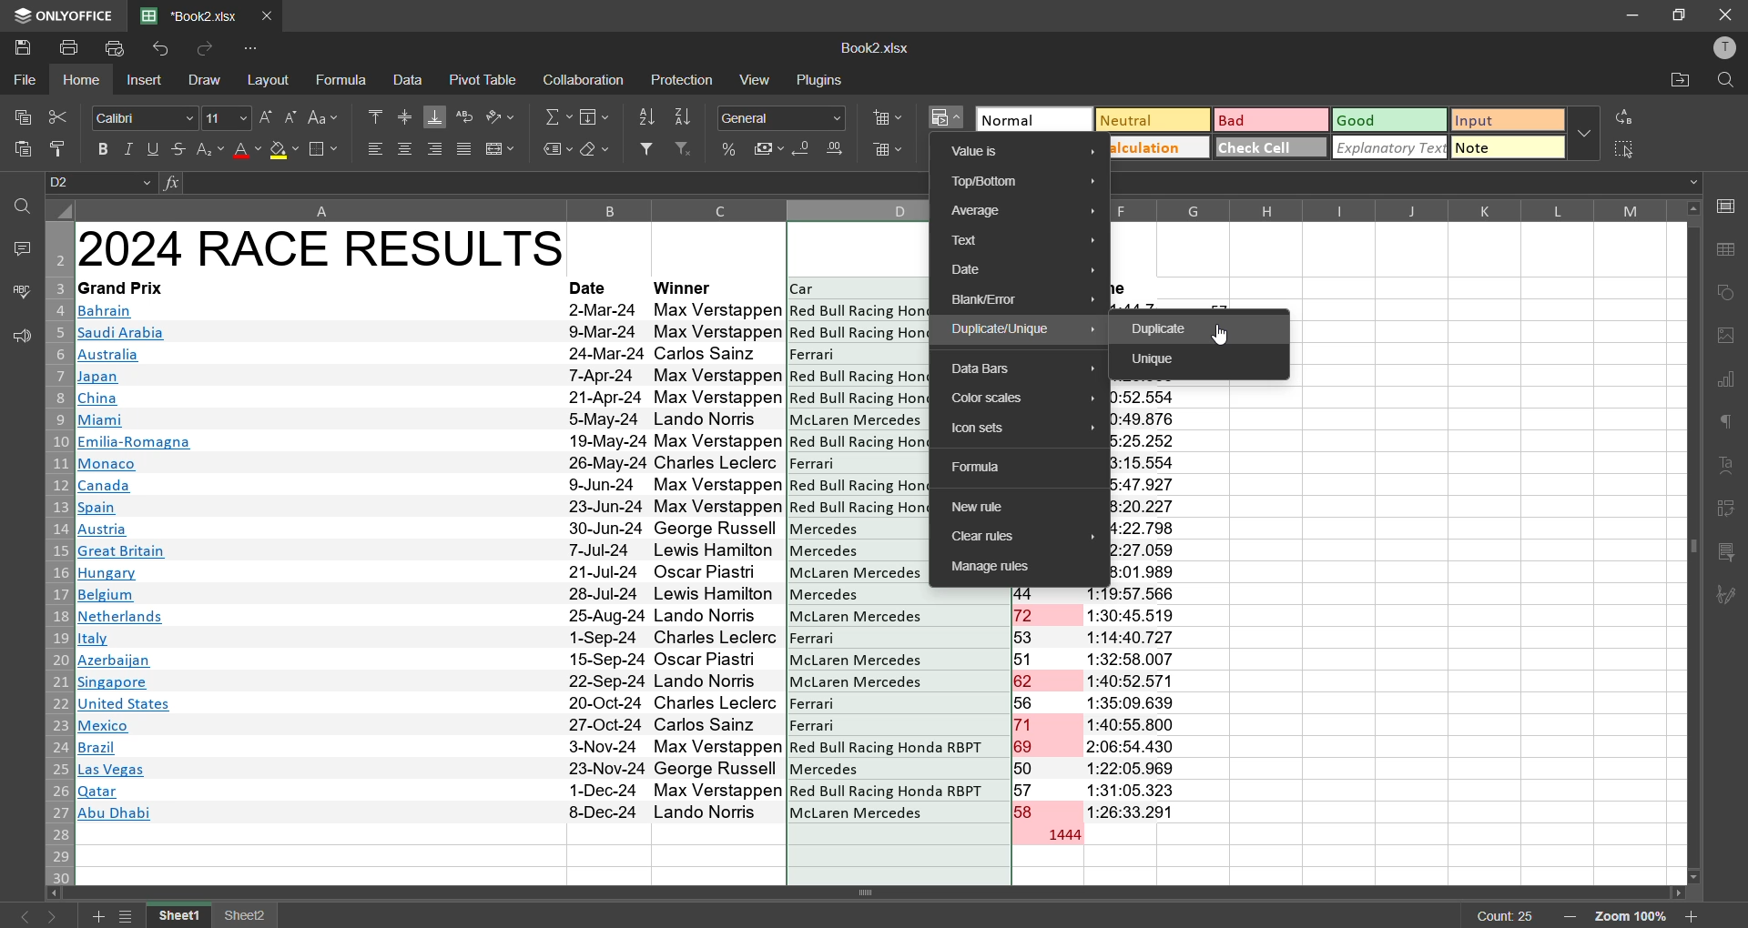  Describe the element at coordinates (1692, 916) in the screenshot. I see `zoom in` at that location.